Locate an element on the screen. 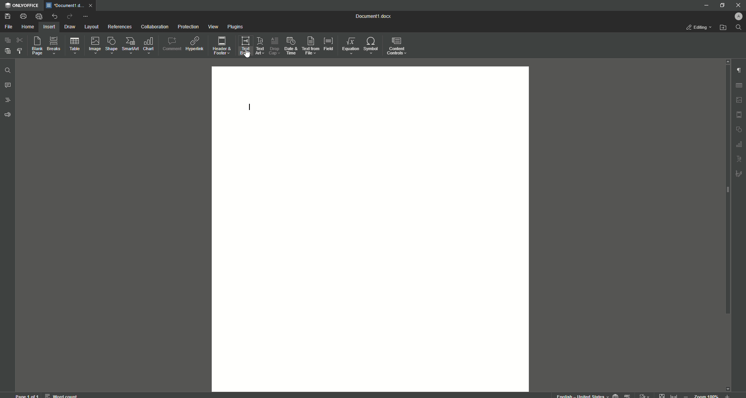 Image resolution: width=746 pixels, height=398 pixels. table is located at coordinates (738, 145).